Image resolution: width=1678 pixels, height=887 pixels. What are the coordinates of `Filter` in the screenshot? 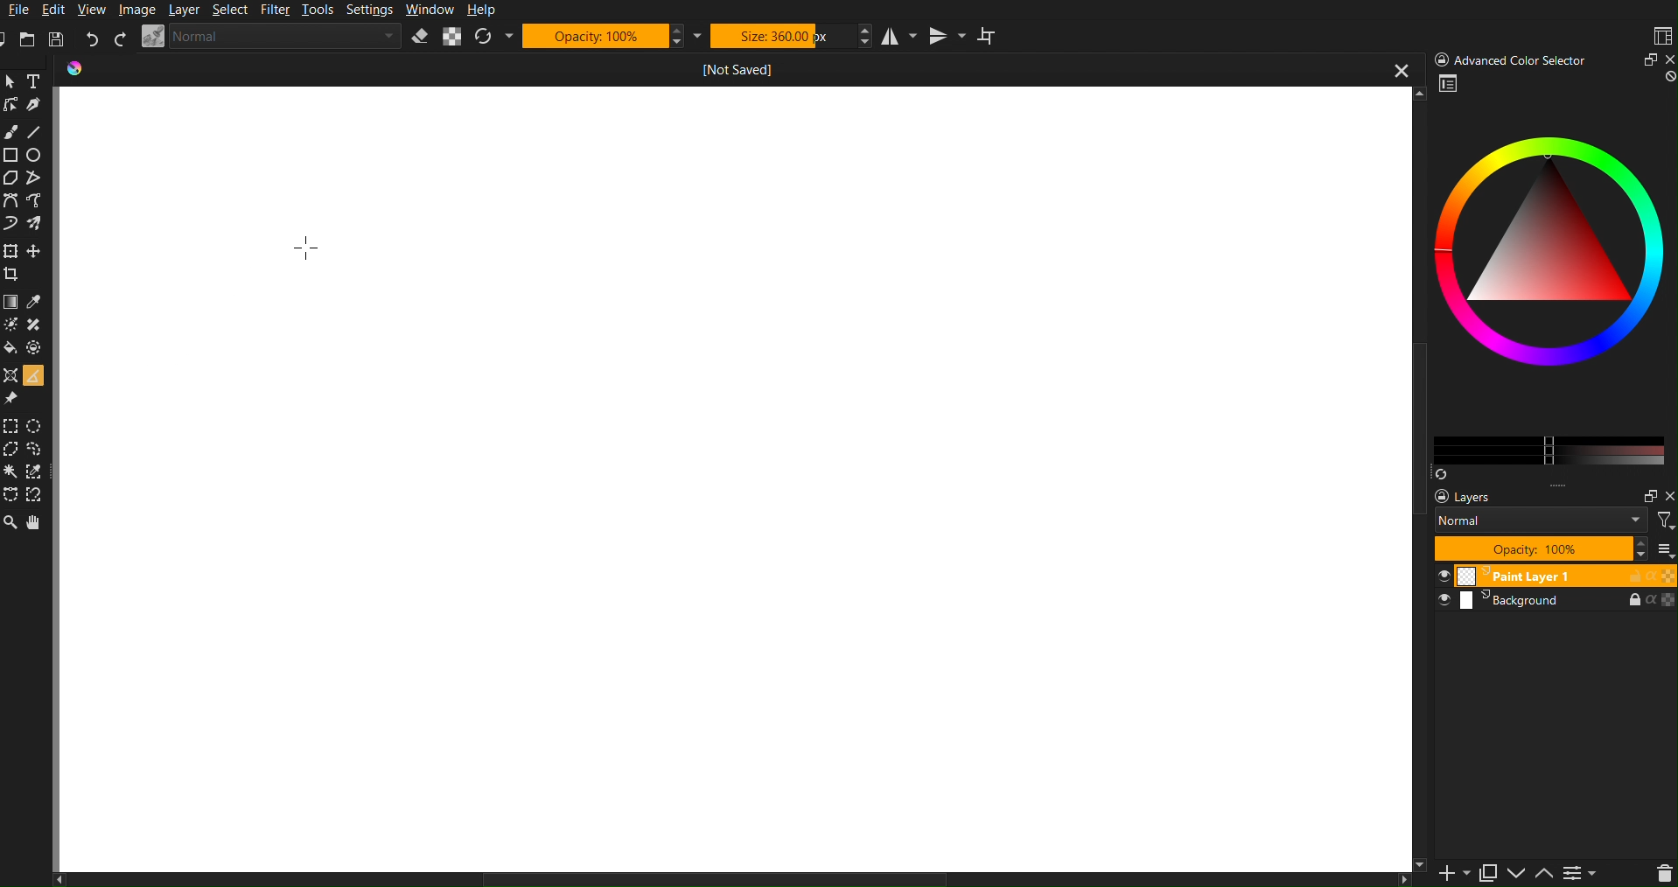 It's located at (279, 10).